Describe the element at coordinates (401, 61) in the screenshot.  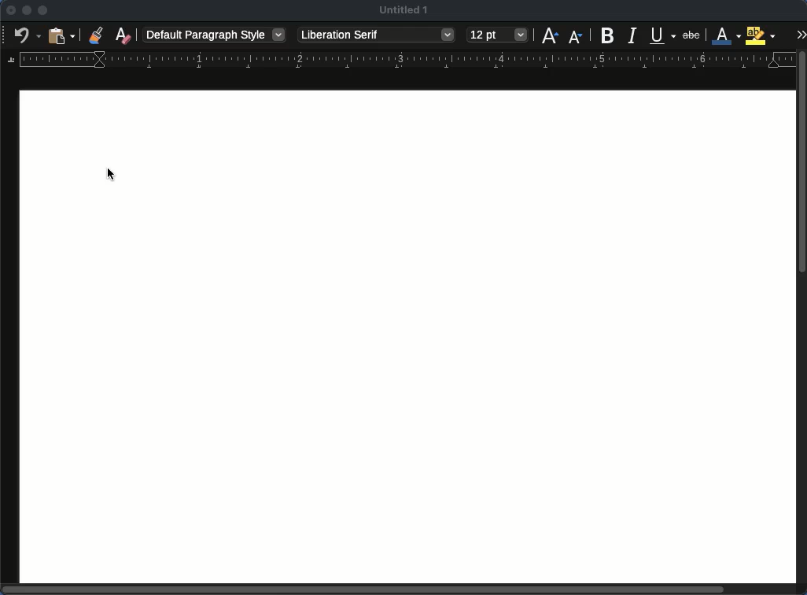
I see `margin` at that location.